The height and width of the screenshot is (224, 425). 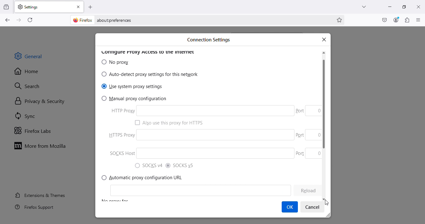 What do you see at coordinates (44, 7) in the screenshot?
I see `Settings` at bounding box center [44, 7].